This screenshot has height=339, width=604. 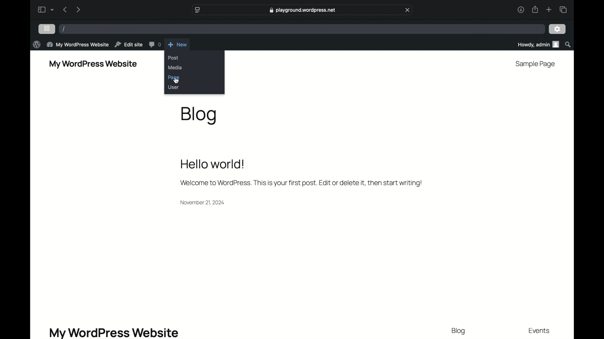 I want to click on downloads, so click(x=520, y=9).